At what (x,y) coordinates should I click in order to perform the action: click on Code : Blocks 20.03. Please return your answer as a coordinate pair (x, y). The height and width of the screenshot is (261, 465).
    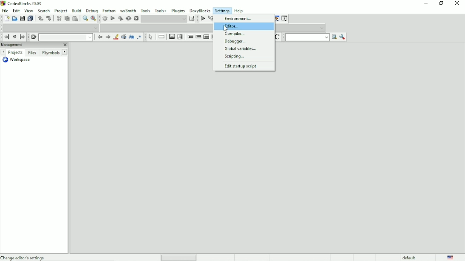
    Looking at the image, I should click on (23, 3).